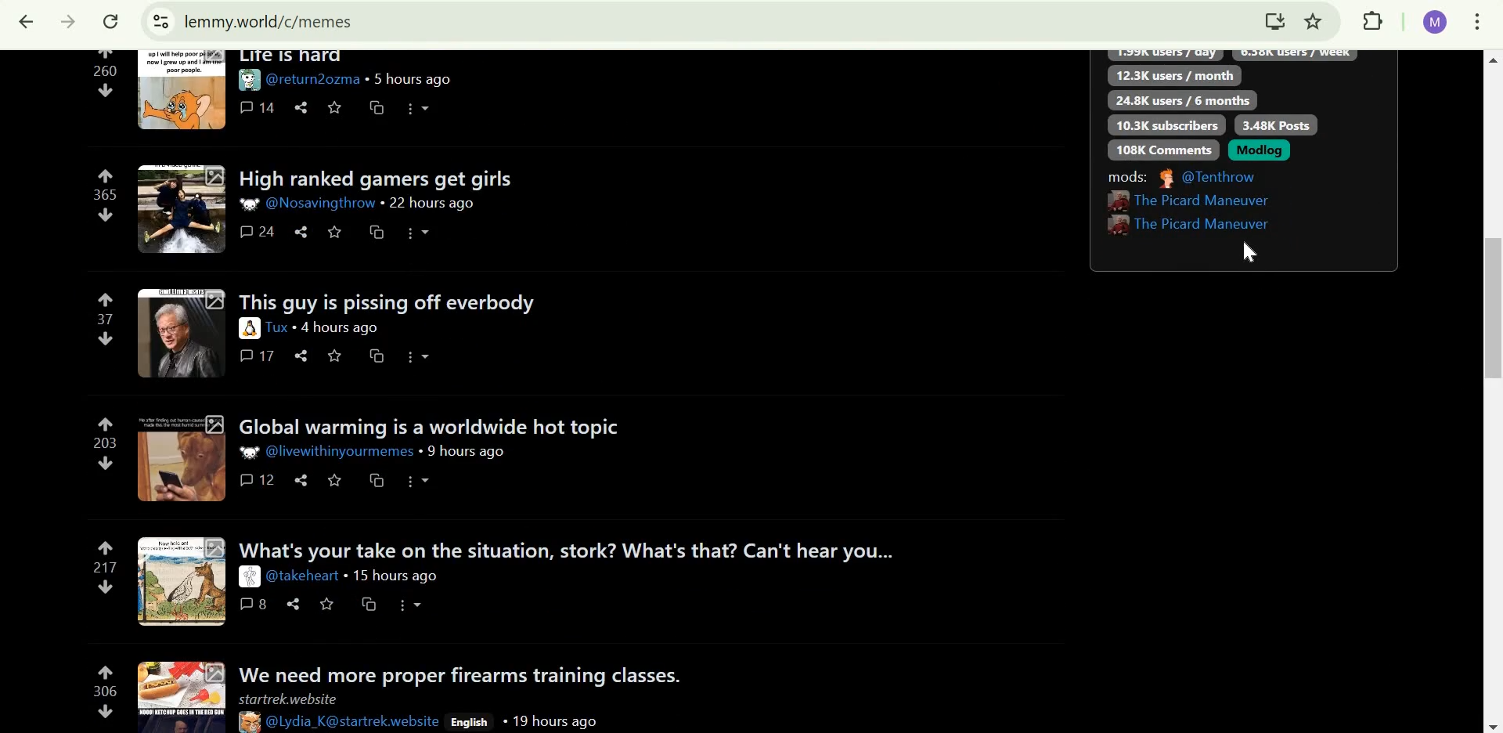 The image size is (1503, 733). I want to click on User ID, so click(319, 204).